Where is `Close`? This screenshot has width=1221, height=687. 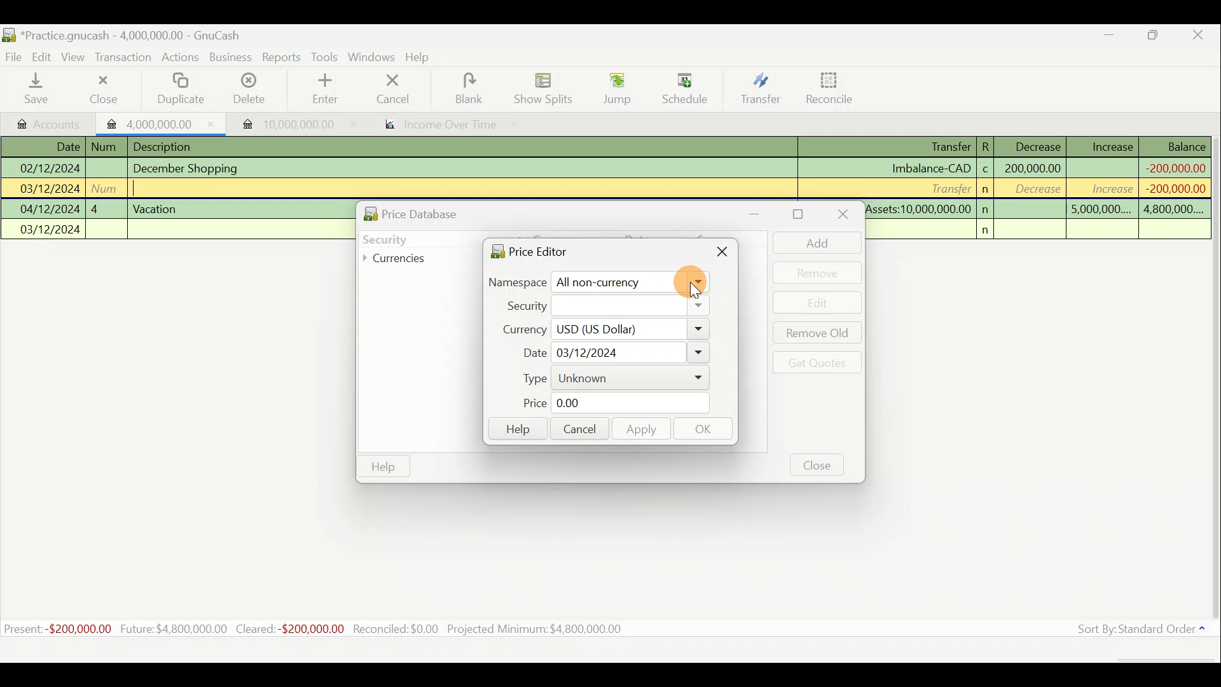 Close is located at coordinates (101, 89).